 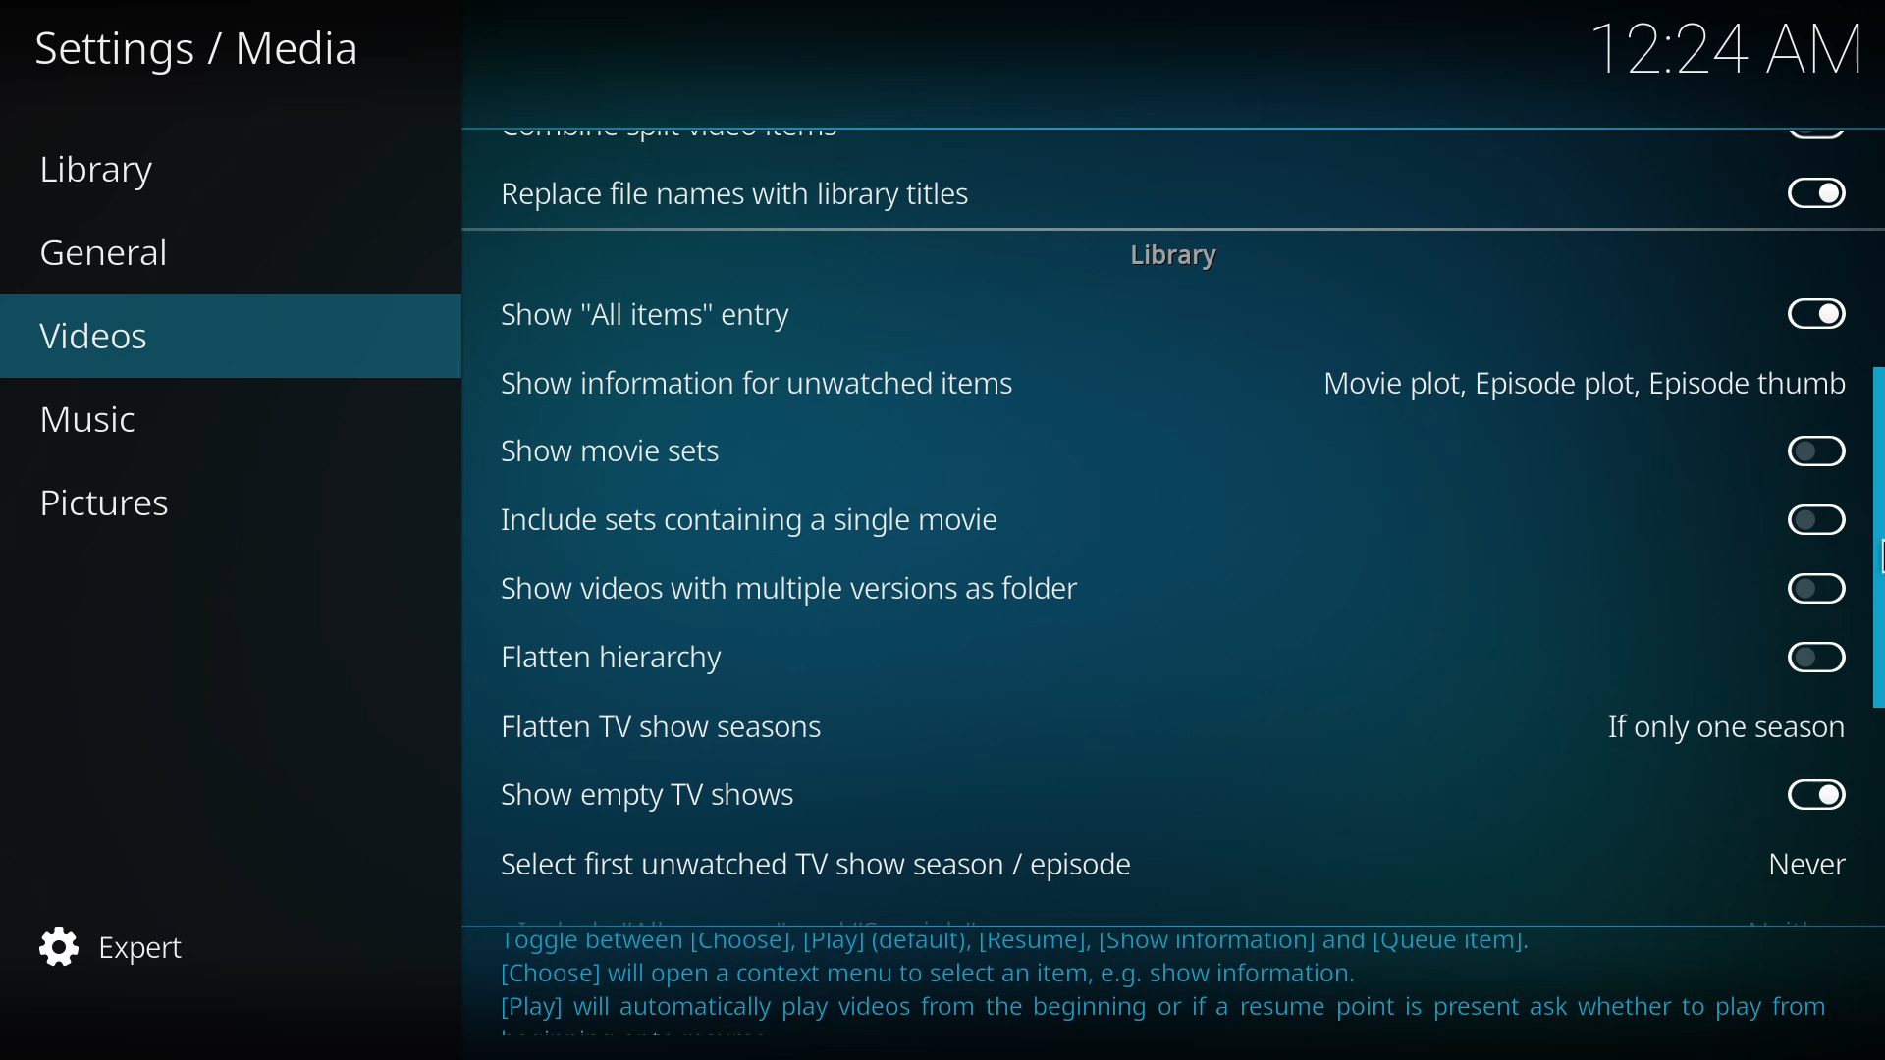 What do you see at coordinates (1812, 793) in the screenshot?
I see `enabled` at bounding box center [1812, 793].